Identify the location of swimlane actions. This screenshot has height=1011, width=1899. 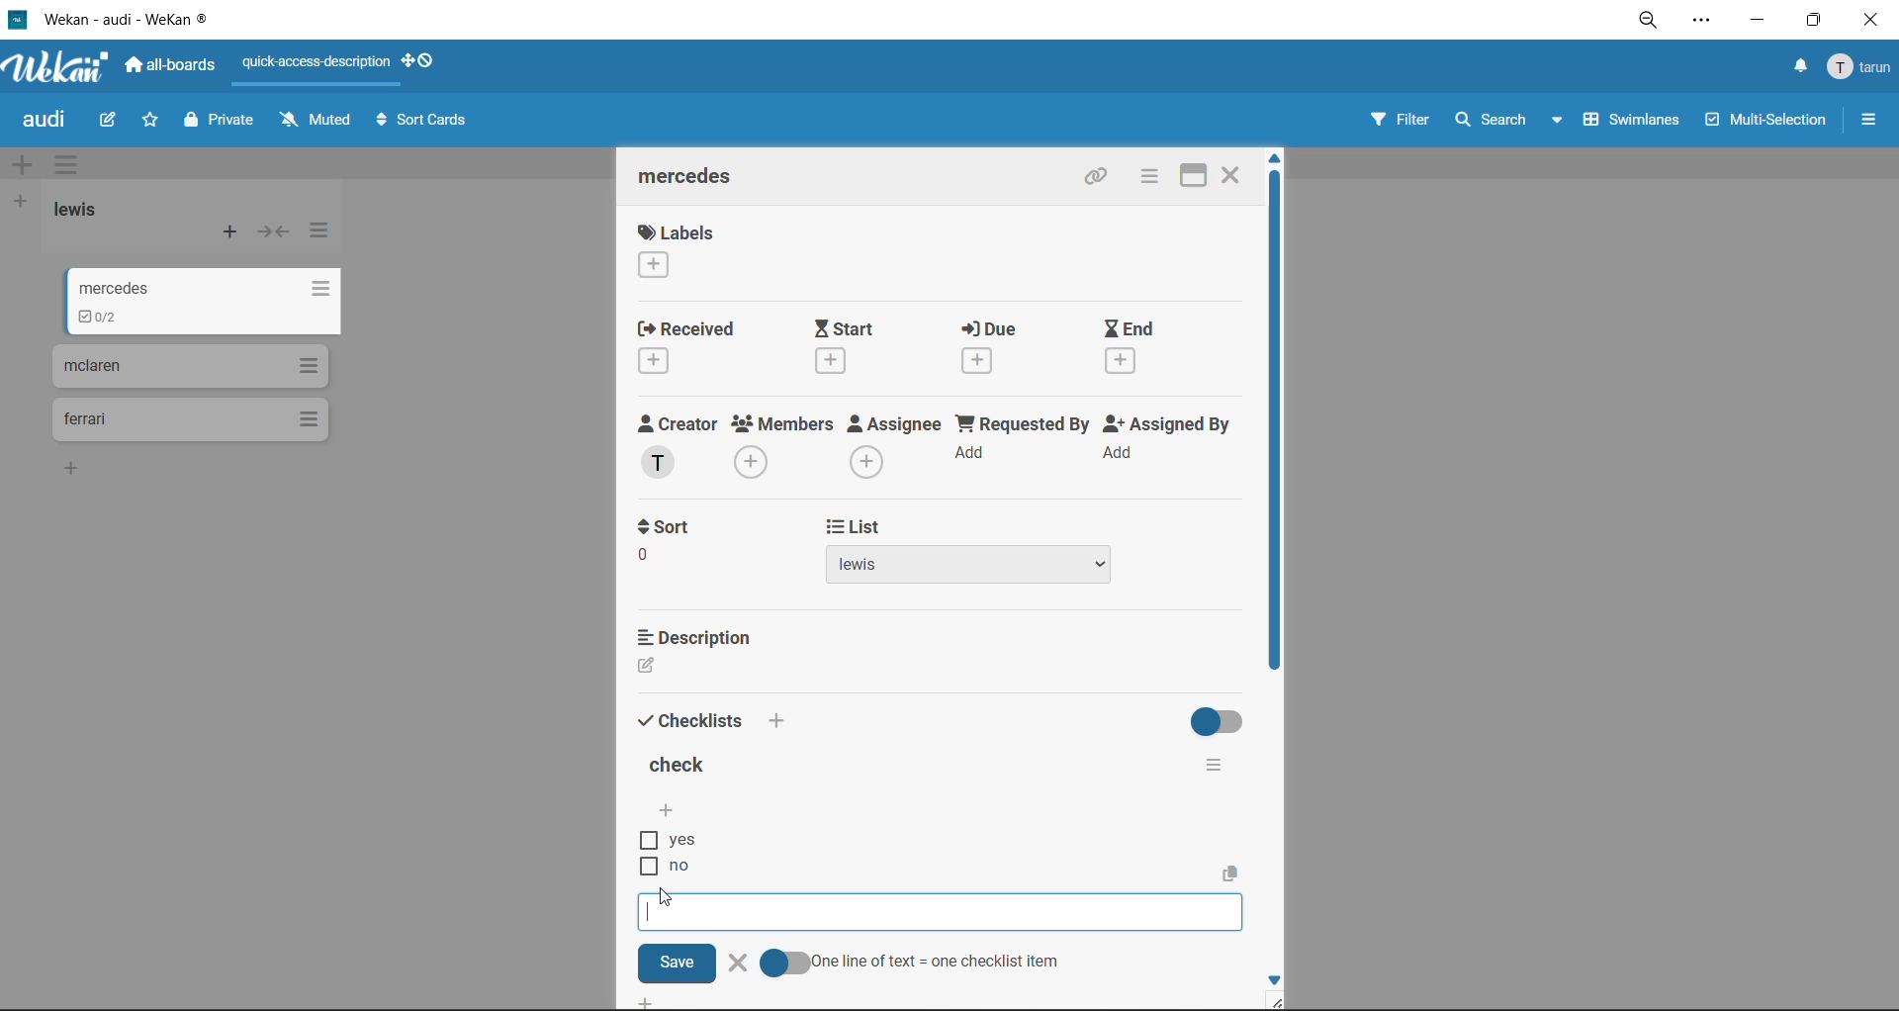
(72, 164).